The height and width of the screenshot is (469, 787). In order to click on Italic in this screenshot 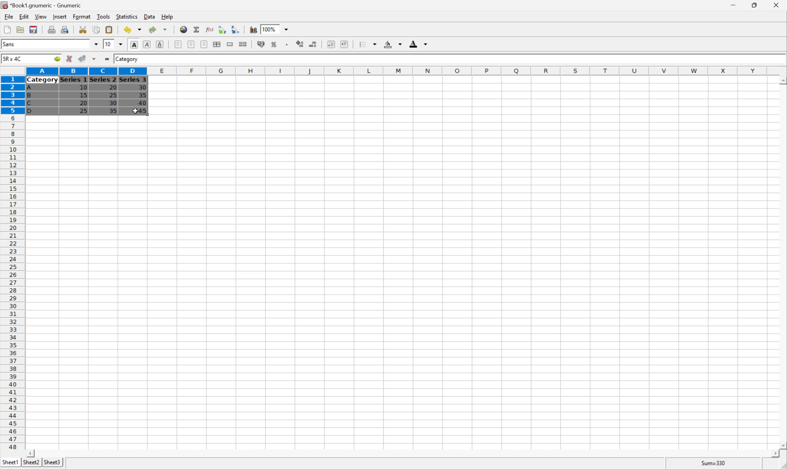, I will do `click(147, 44)`.